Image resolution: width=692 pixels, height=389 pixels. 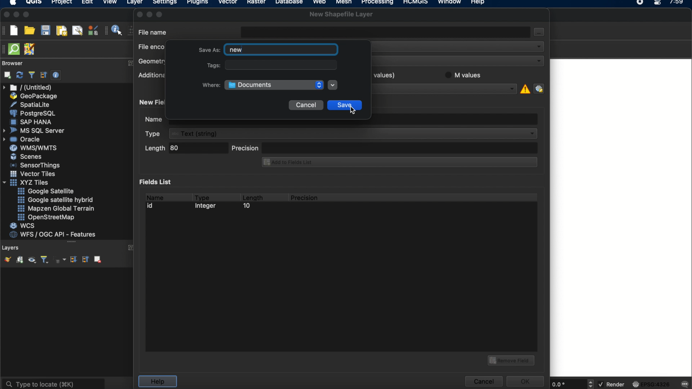 I want to click on vector, so click(x=228, y=3).